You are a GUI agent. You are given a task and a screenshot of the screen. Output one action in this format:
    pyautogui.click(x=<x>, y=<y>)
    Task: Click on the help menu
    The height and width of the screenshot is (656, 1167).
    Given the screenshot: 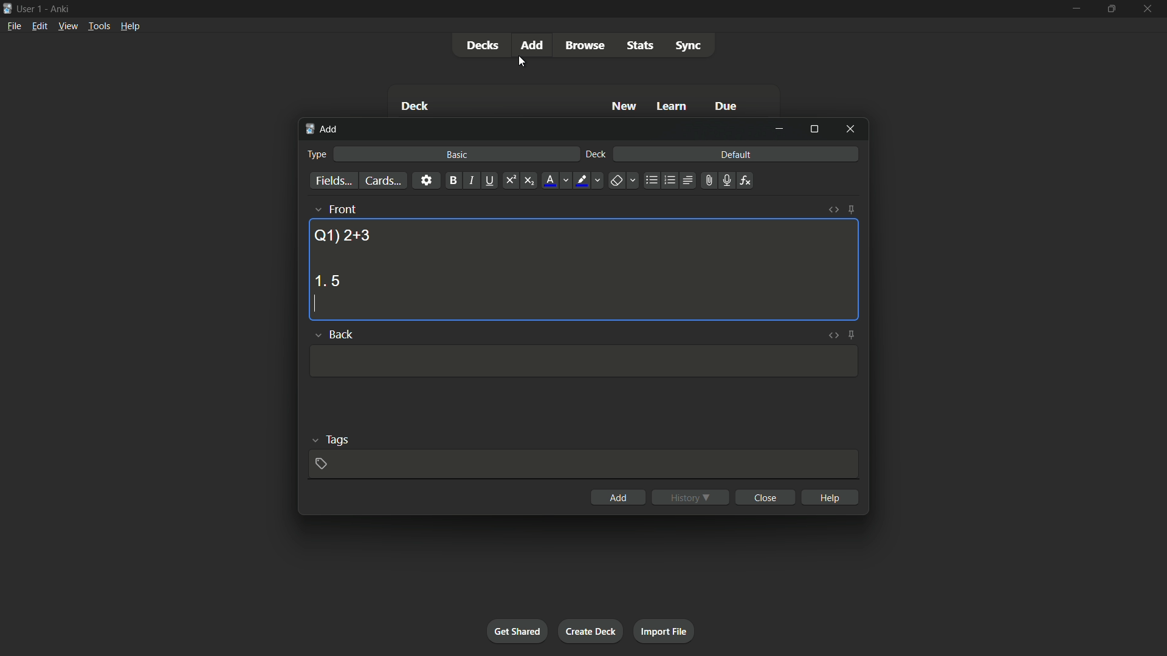 What is the action you would take?
    pyautogui.click(x=129, y=26)
    